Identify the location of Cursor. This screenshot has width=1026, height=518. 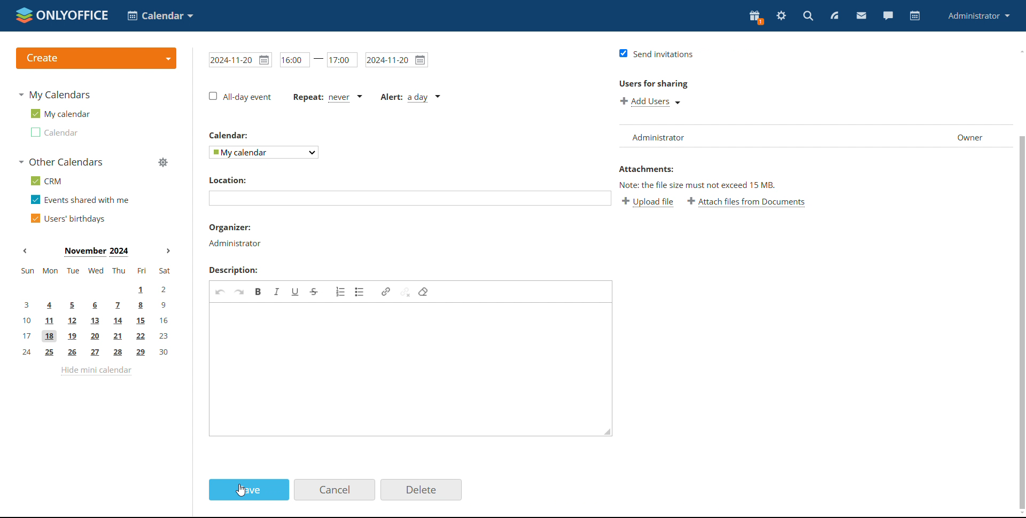
(240, 491).